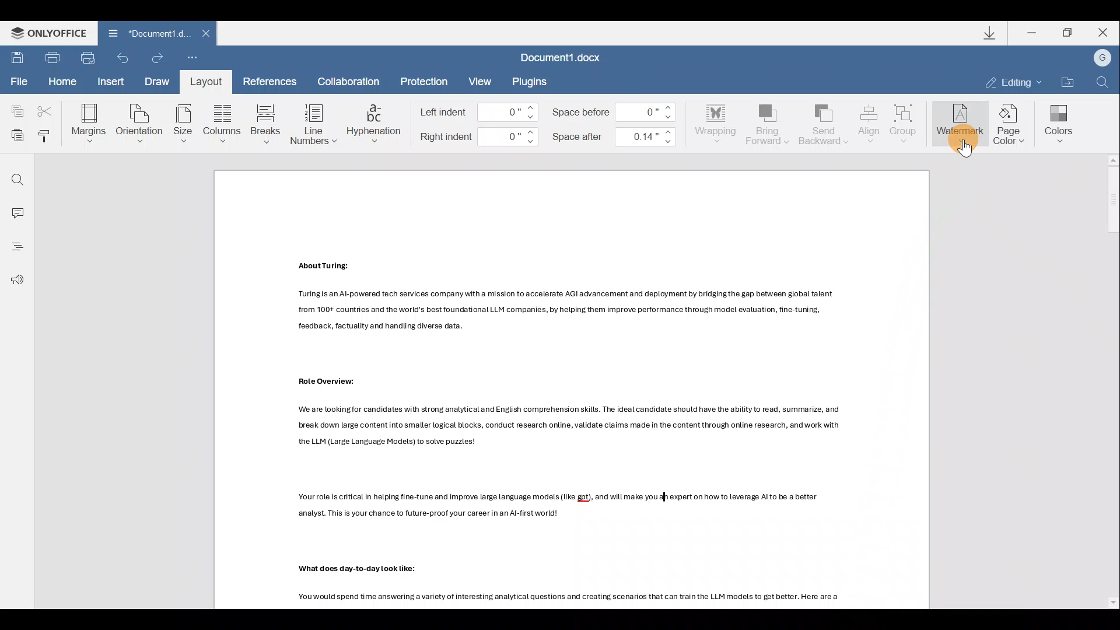  What do you see at coordinates (16, 247) in the screenshot?
I see `Heading` at bounding box center [16, 247].